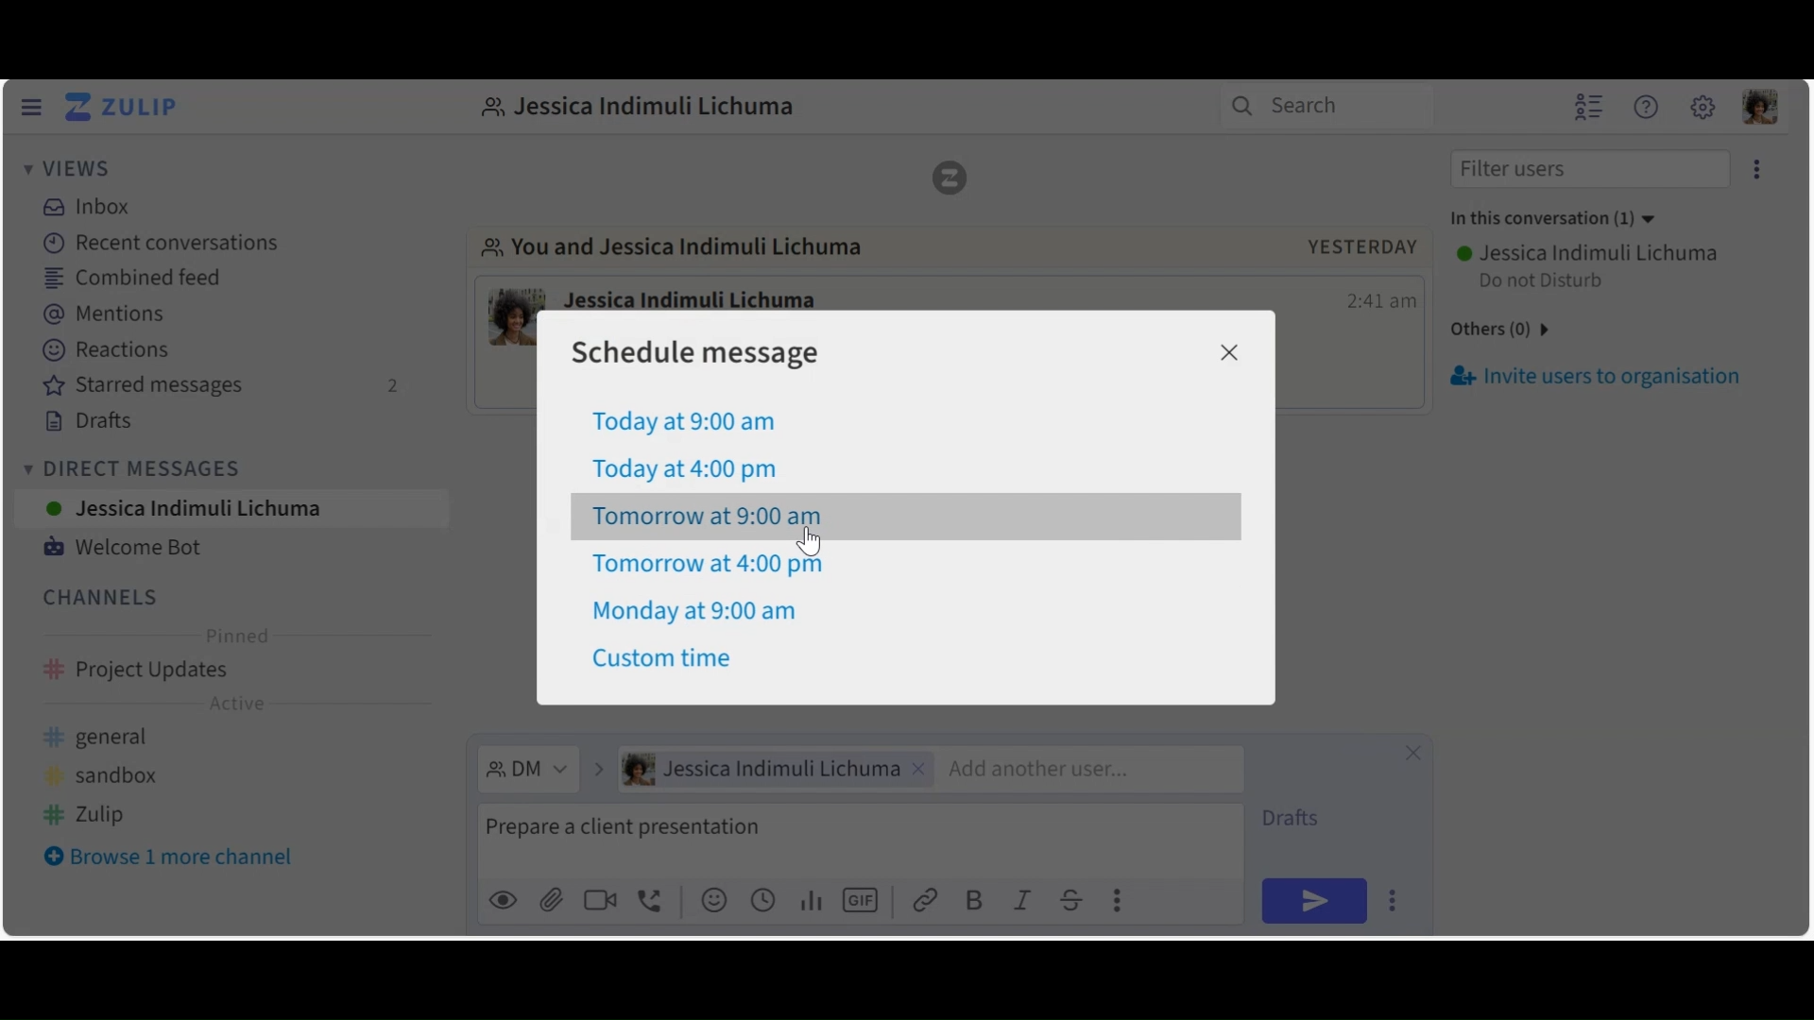  What do you see at coordinates (88, 206) in the screenshot?
I see `Inbox` at bounding box center [88, 206].